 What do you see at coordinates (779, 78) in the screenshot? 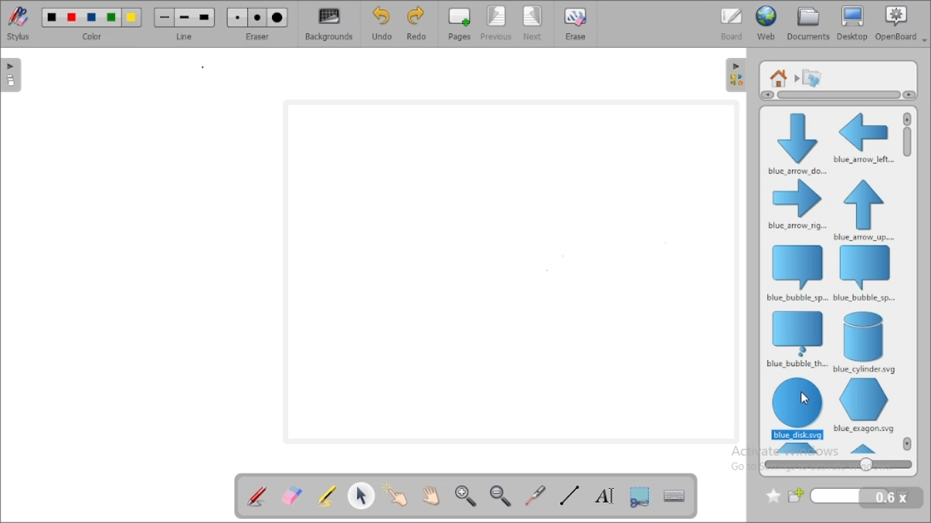
I see `root` at bounding box center [779, 78].